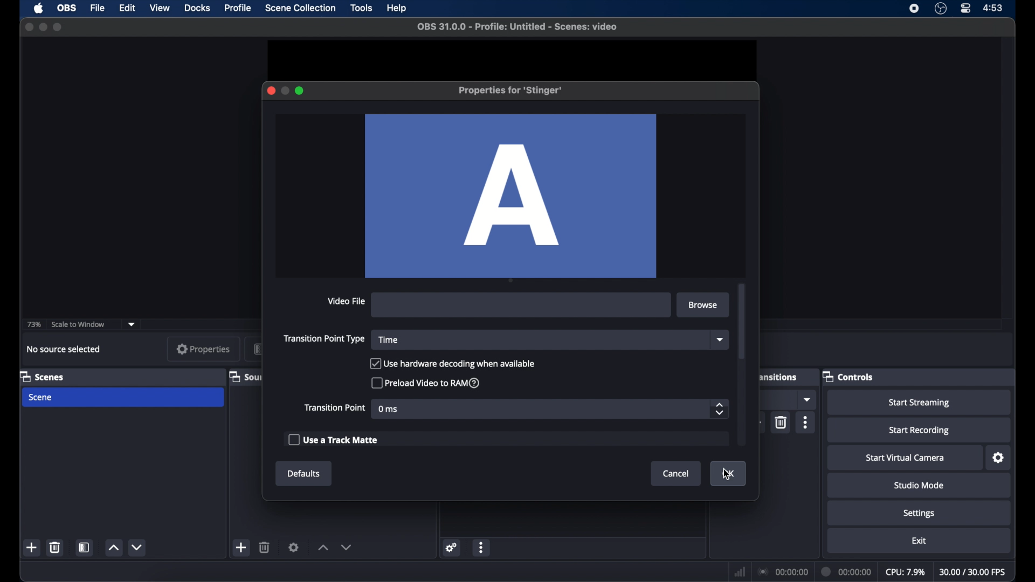 Image resolution: width=1035 pixels, height=582 pixels. What do you see at coordinates (285, 91) in the screenshot?
I see `minimize` at bounding box center [285, 91].